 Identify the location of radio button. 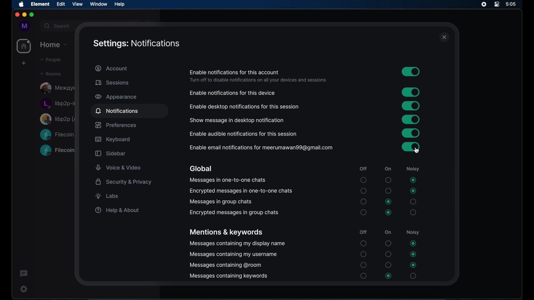
(389, 191).